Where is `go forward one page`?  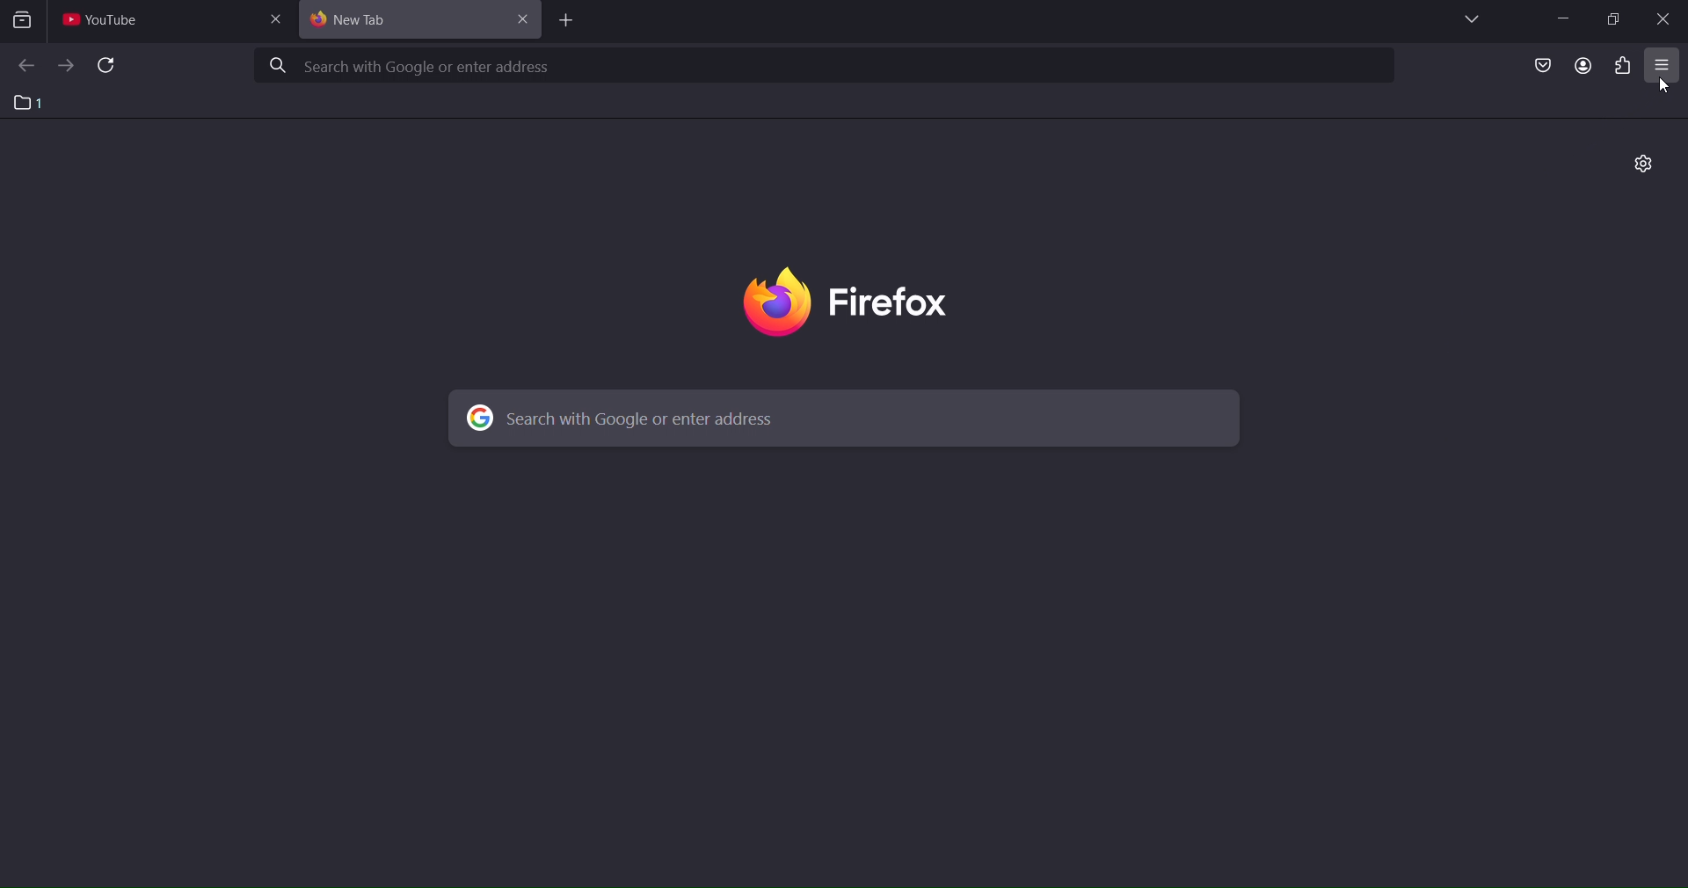
go forward one page is located at coordinates (66, 65).